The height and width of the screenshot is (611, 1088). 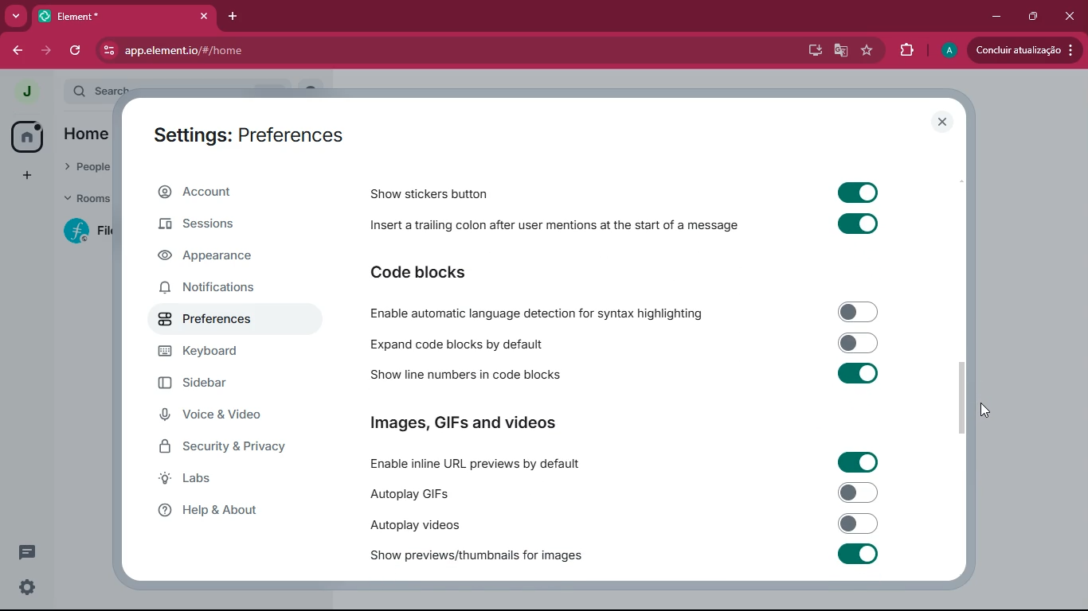 I want to click on forward, so click(x=49, y=51).